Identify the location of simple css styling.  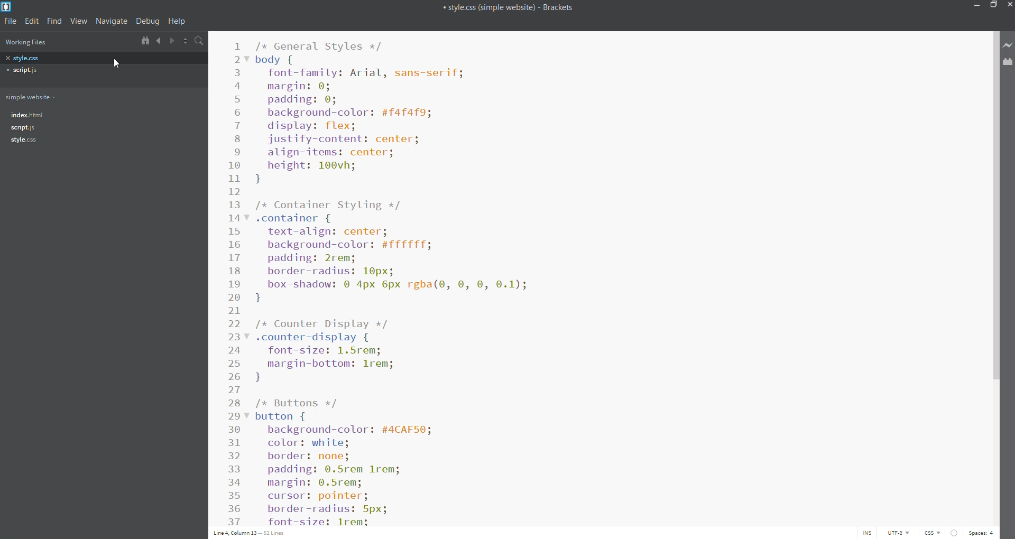
(619, 276).